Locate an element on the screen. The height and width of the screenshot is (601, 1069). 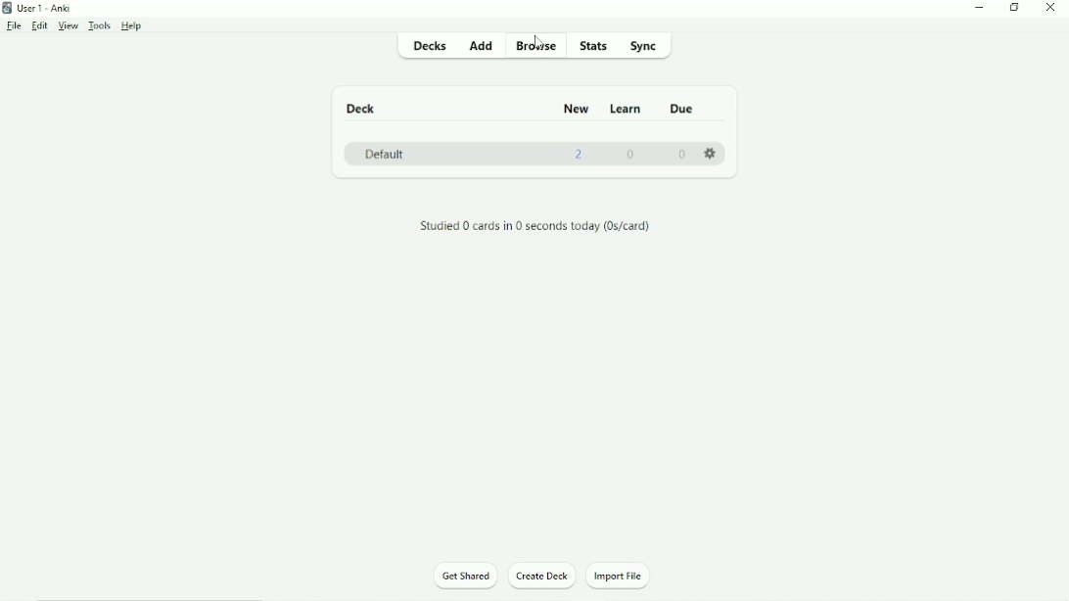
0 is located at coordinates (681, 156).